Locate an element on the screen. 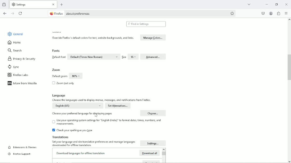 The width and height of the screenshot is (291, 163). Advanced... is located at coordinates (153, 57).